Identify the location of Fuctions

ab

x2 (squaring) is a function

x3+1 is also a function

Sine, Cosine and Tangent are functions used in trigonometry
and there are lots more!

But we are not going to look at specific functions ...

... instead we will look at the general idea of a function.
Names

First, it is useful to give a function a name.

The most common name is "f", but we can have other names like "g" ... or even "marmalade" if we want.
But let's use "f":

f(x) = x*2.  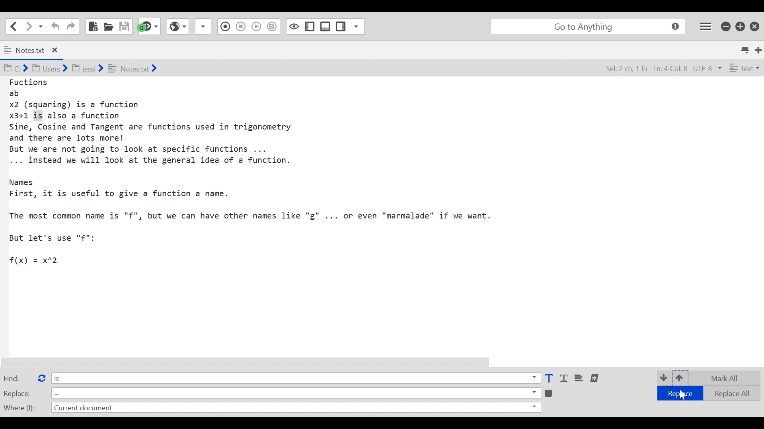
(255, 176).